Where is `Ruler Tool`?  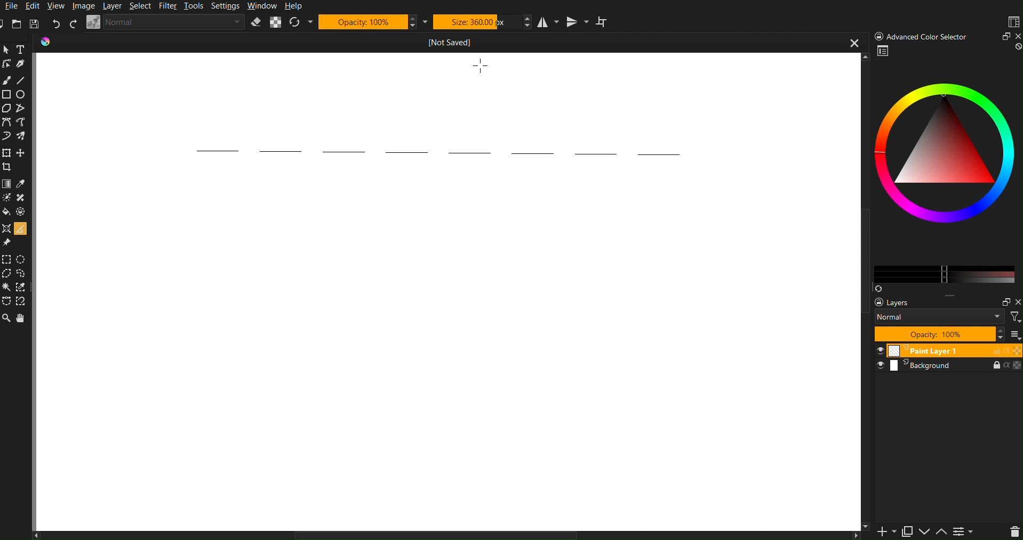
Ruler Tool is located at coordinates (20, 227).